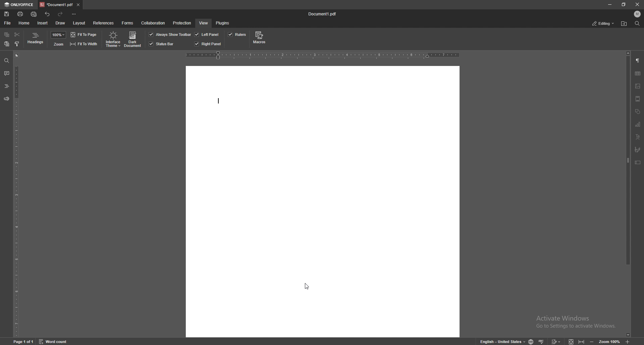 The image size is (644, 345). Describe the element at coordinates (133, 40) in the screenshot. I see `dark document` at that location.